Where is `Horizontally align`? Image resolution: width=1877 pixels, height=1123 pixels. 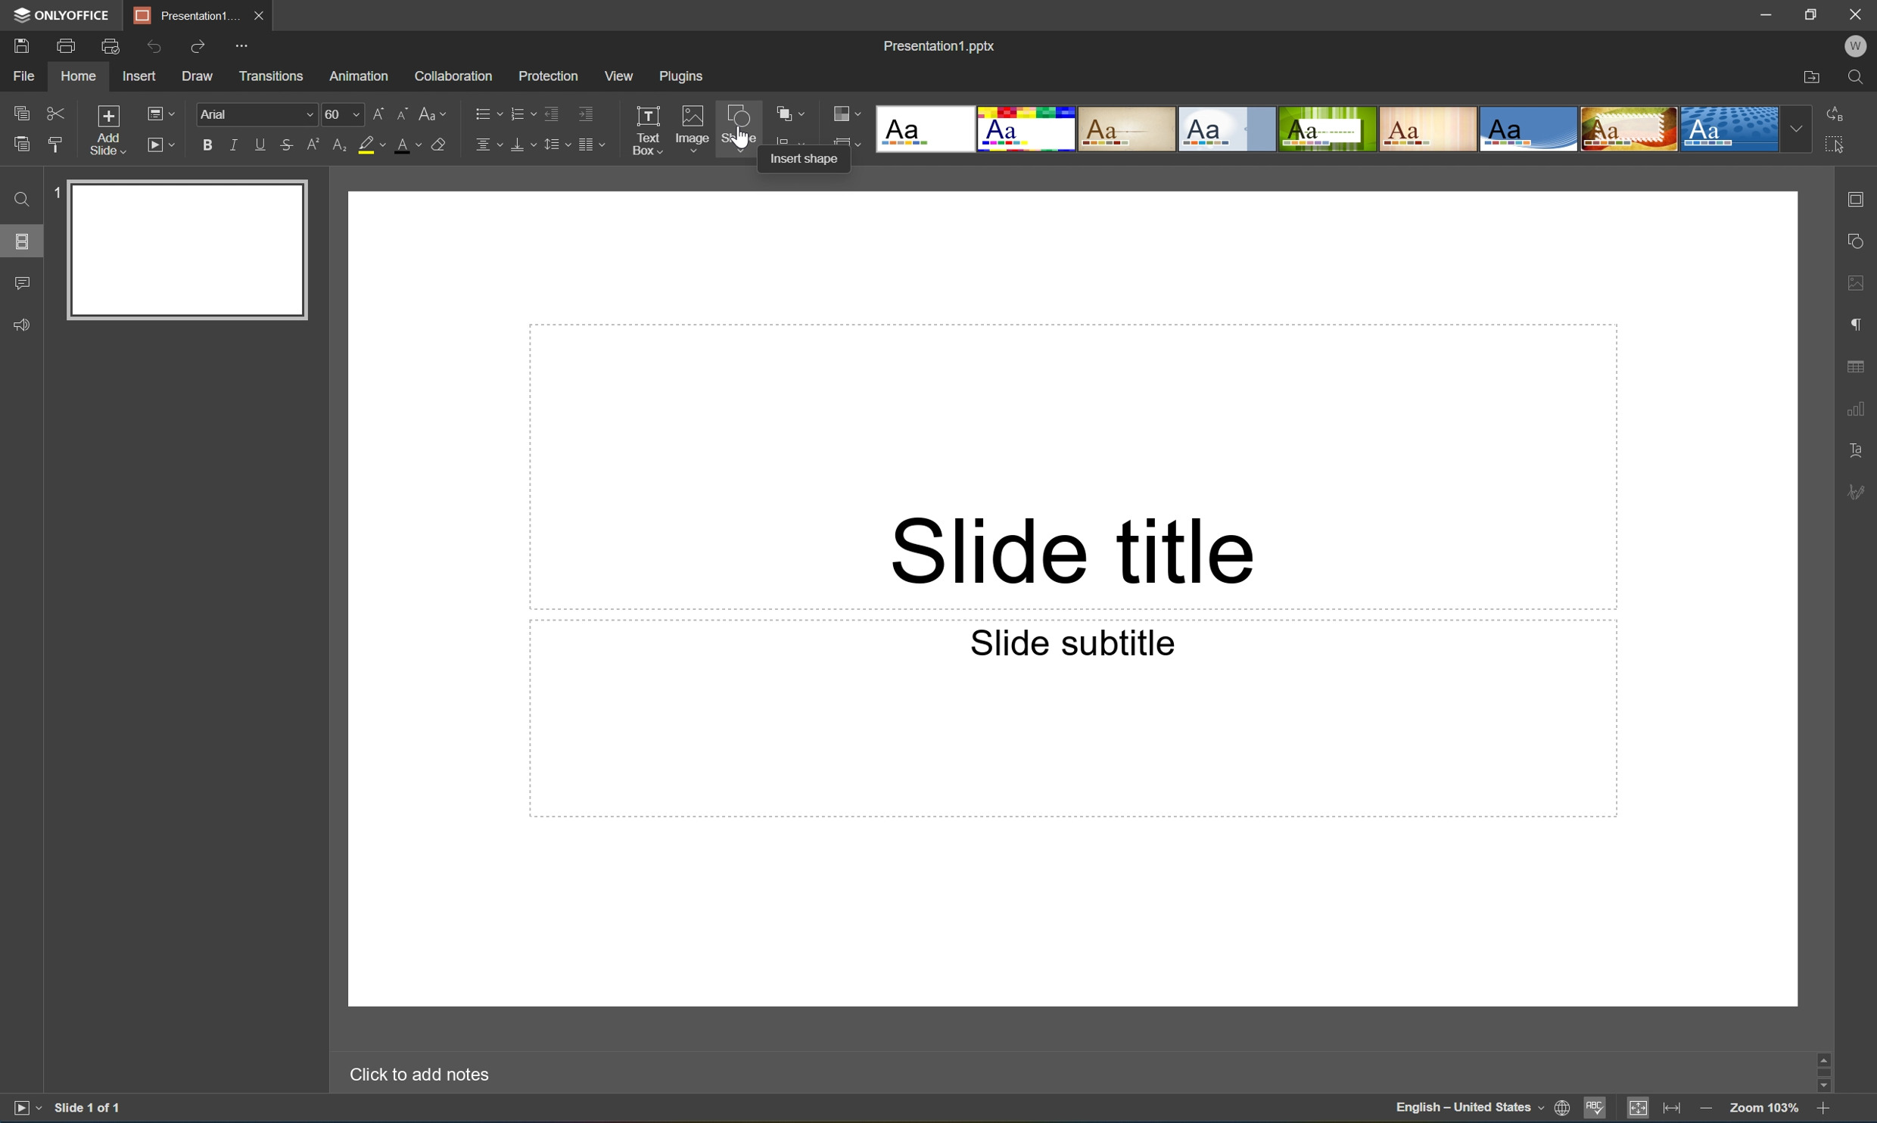 Horizontally align is located at coordinates (486, 144).